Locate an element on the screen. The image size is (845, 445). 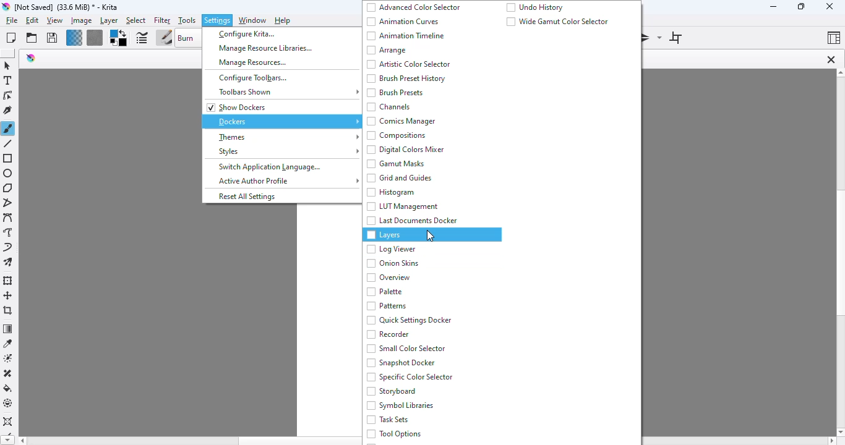
digital colors mixer is located at coordinates (406, 150).